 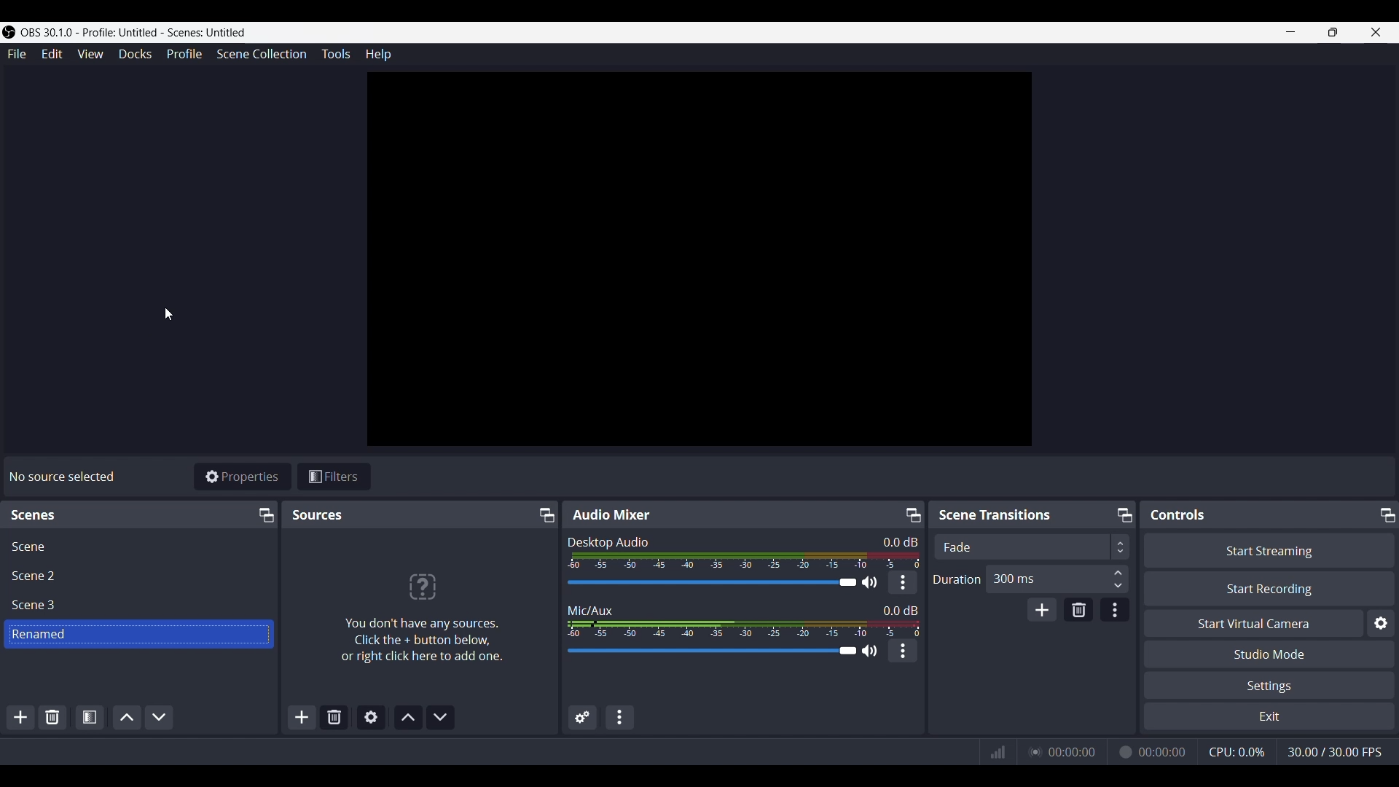 I want to click on Move source(s) down, so click(x=439, y=716).